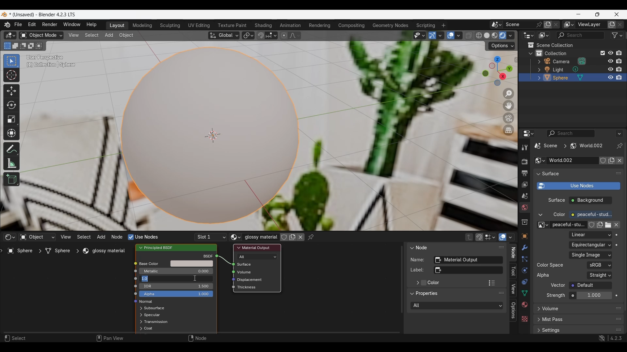  What do you see at coordinates (320, 25) in the screenshot?
I see `Rendering workspace` at bounding box center [320, 25].